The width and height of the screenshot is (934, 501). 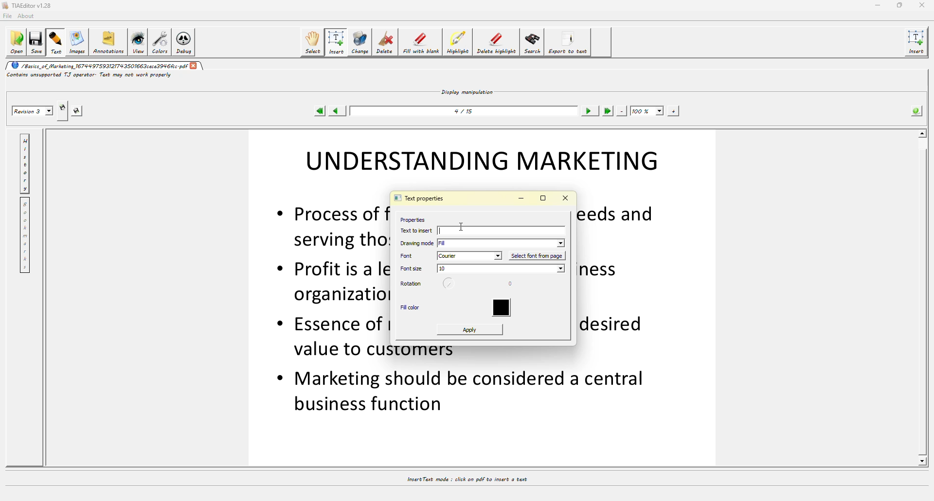 I want to click on bookmarks, so click(x=27, y=235).